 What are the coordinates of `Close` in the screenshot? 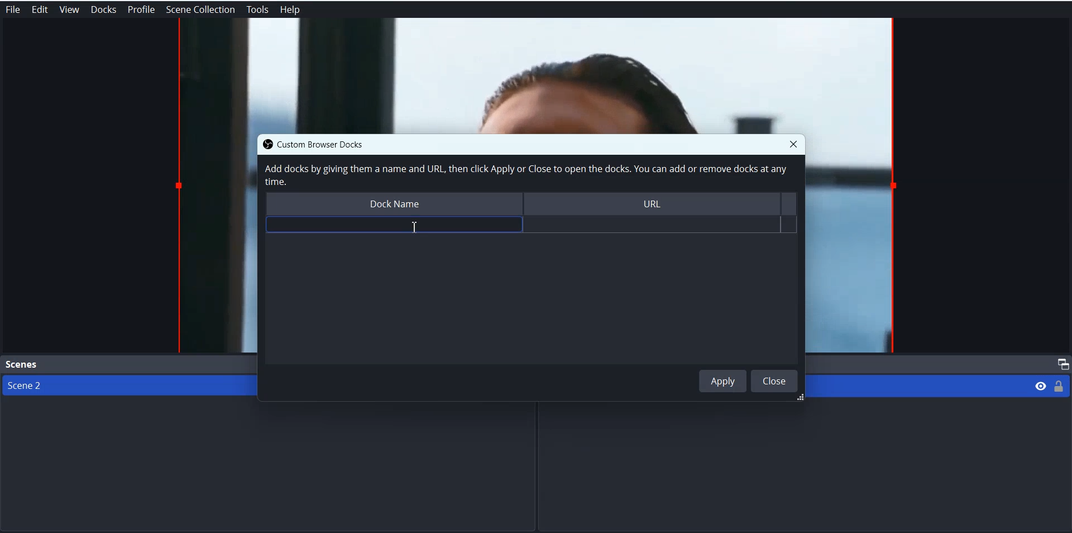 It's located at (774, 380).